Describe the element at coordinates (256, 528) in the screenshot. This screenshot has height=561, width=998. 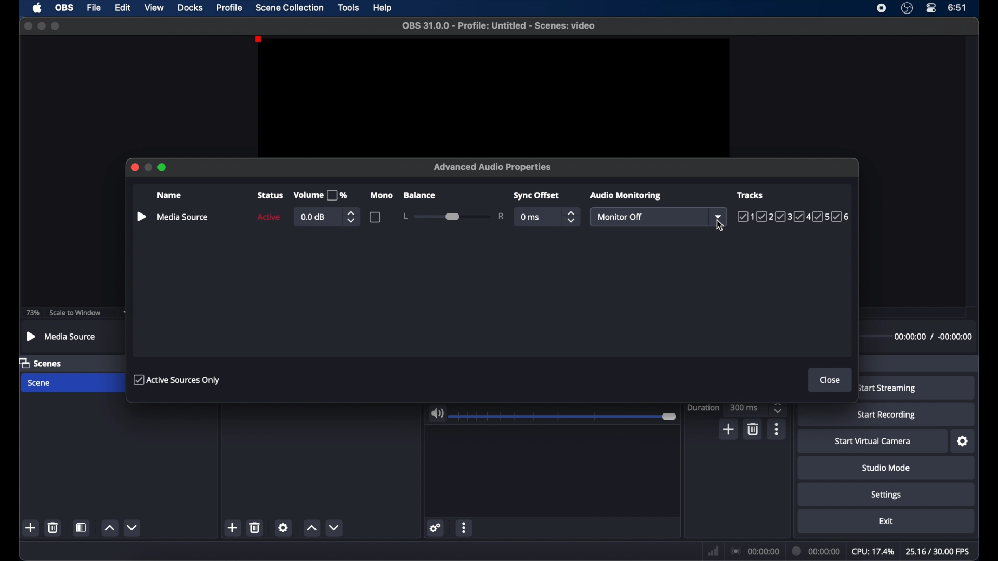
I see `delete` at that location.